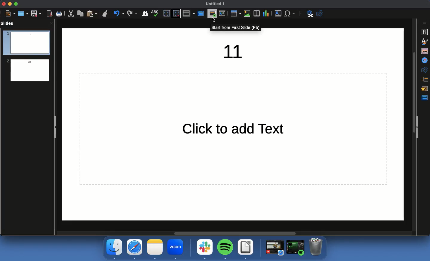  What do you see at coordinates (166, 13) in the screenshot?
I see `Display grid` at bounding box center [166, 13].